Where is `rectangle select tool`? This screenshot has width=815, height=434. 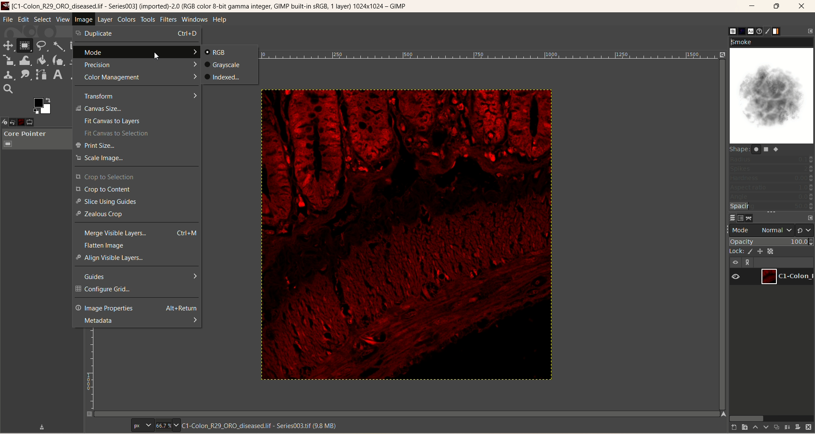 rectangle select tool is located at coordinates (27, 45).